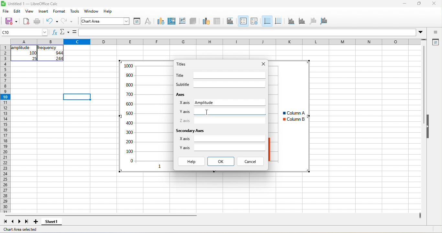 This screenshot has width=442, height=233. Describe the element at coordinates (148, 21) in the screenshot. I see `character` at that location.